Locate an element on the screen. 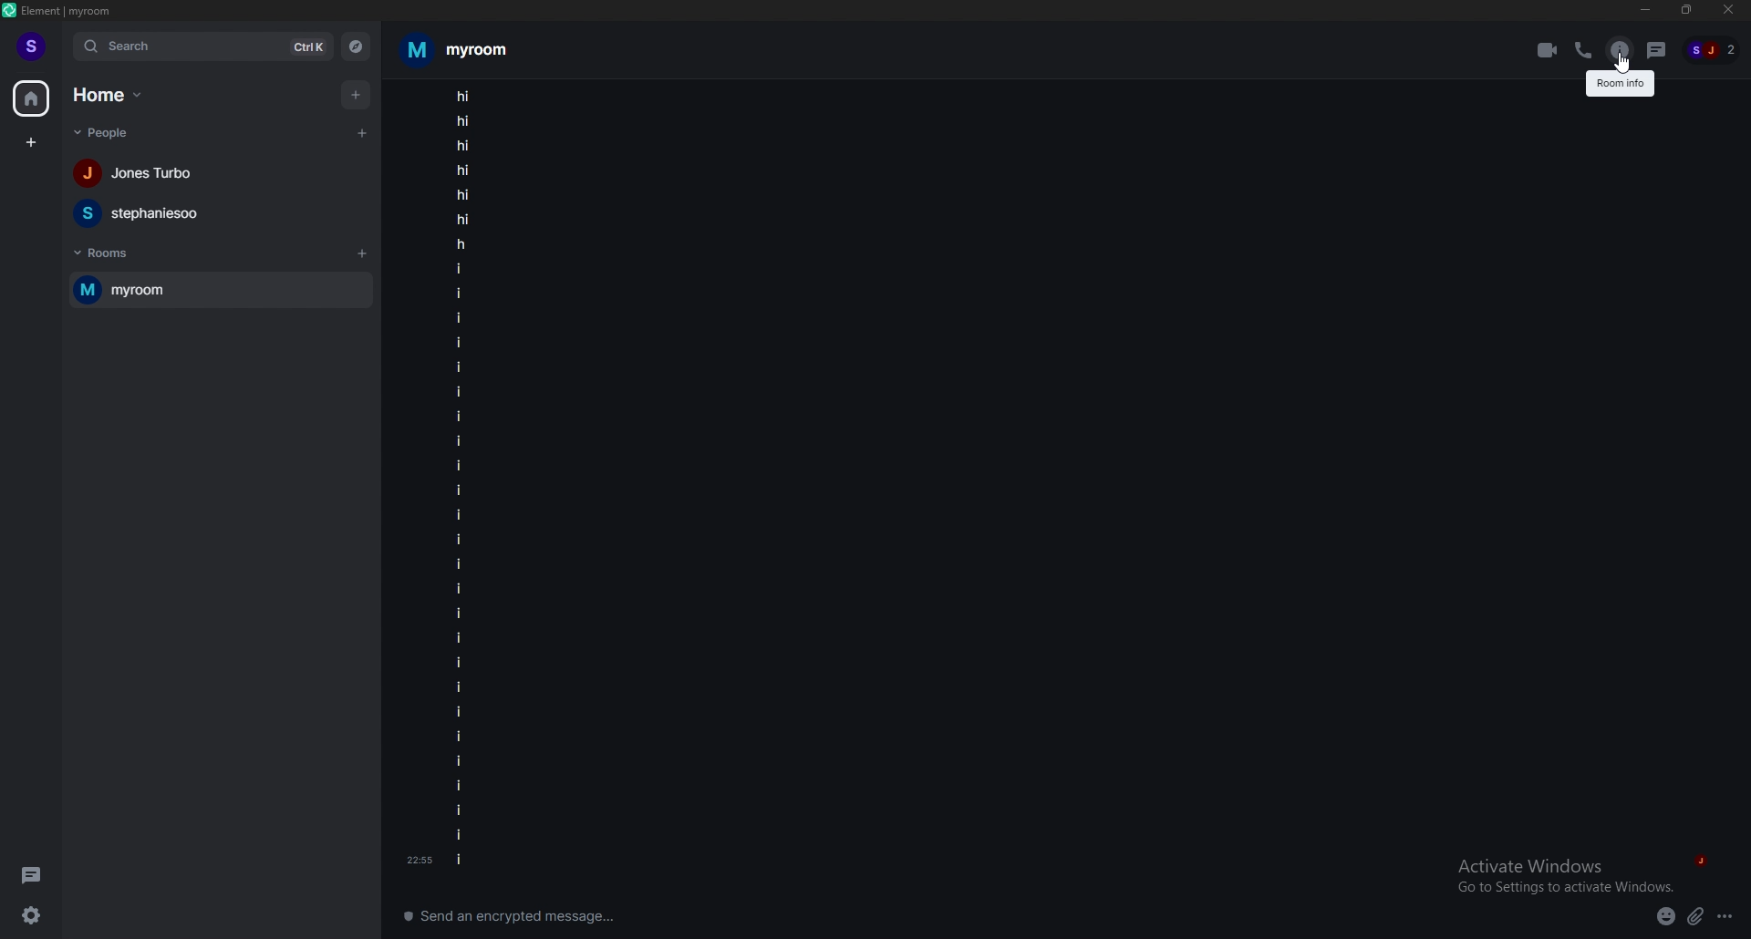 The height and width of the screenshot is (939, 1751). search bar is located at coordinates (203, 46).